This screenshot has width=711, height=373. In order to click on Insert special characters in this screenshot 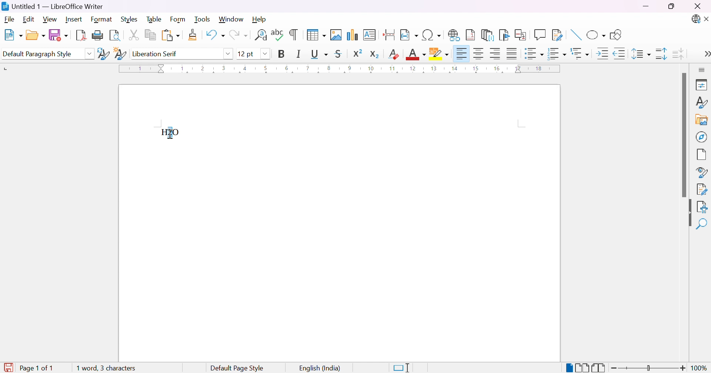, I will do `click(432, 35)`.